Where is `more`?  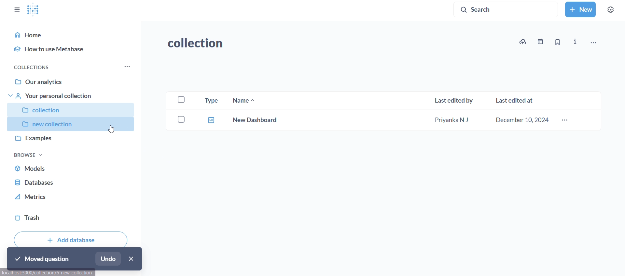 more is located at coordinates (126, 68).